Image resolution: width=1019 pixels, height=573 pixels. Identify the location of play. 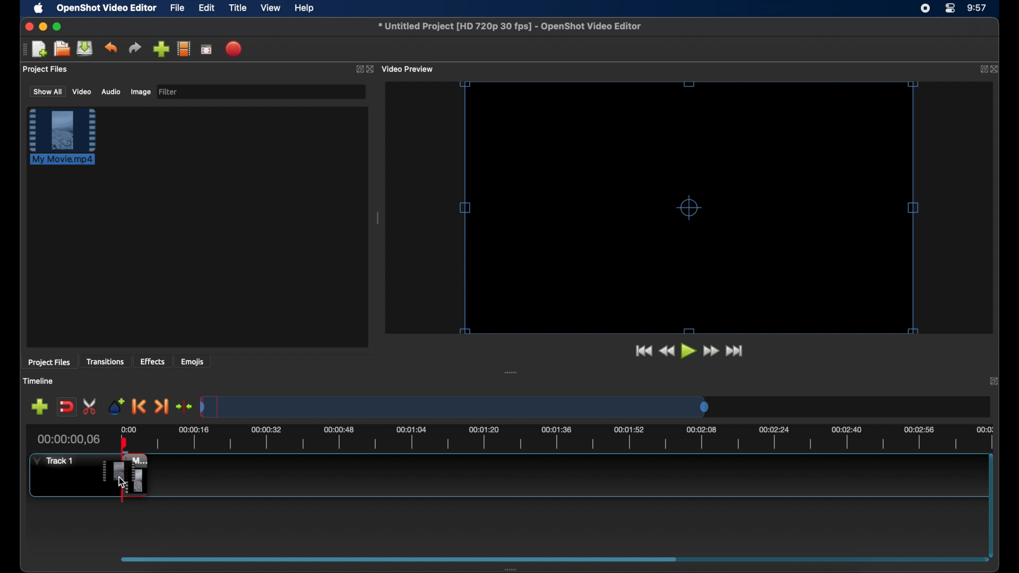
(689, 351).